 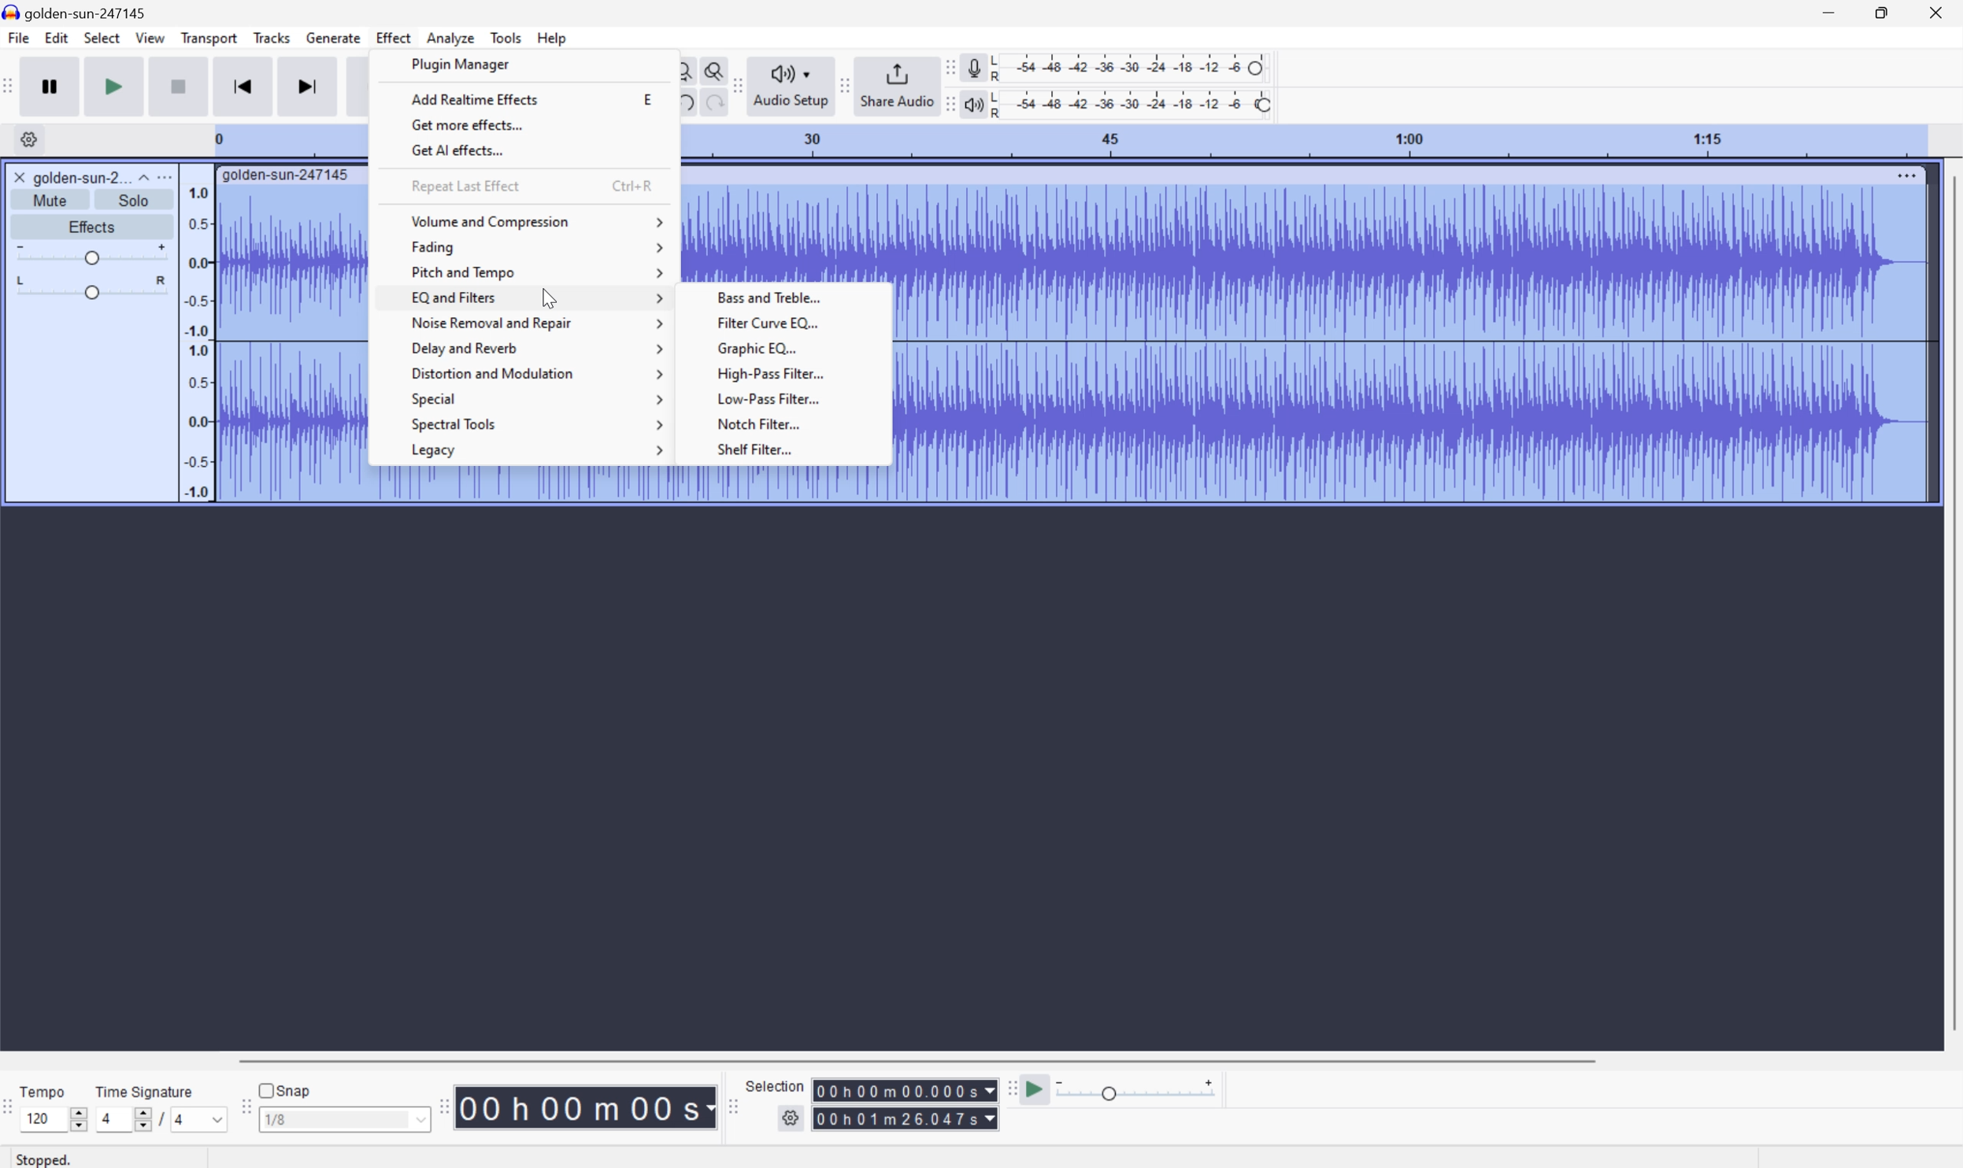 I want to click on Minimize, so click(x=1828, y=12).